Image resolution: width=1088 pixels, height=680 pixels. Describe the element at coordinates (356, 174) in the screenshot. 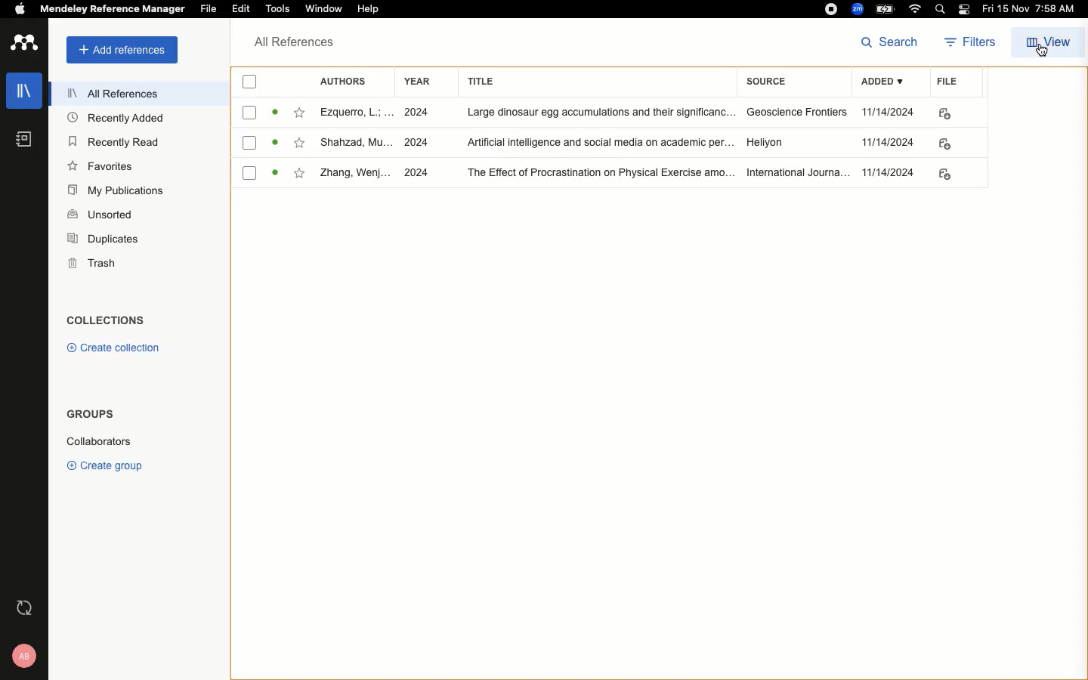

I see `Zhang, Wenj...` at that location.